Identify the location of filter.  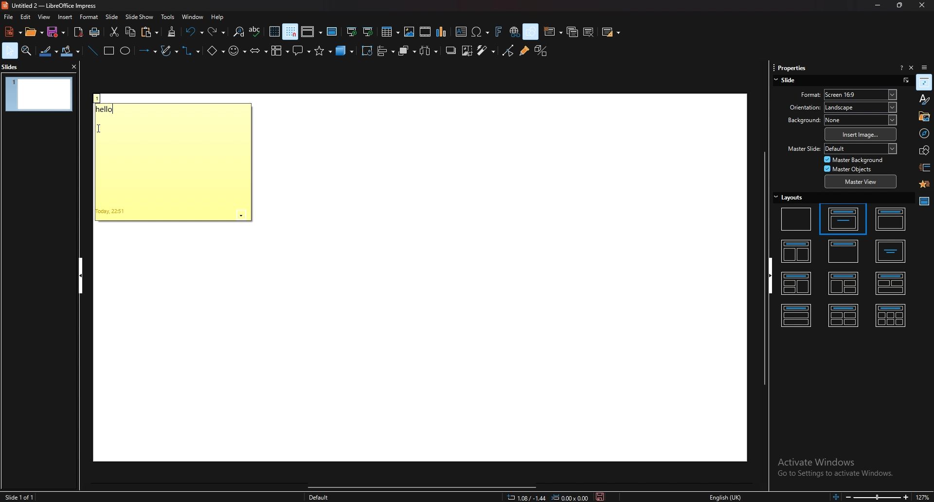
(486, 51).